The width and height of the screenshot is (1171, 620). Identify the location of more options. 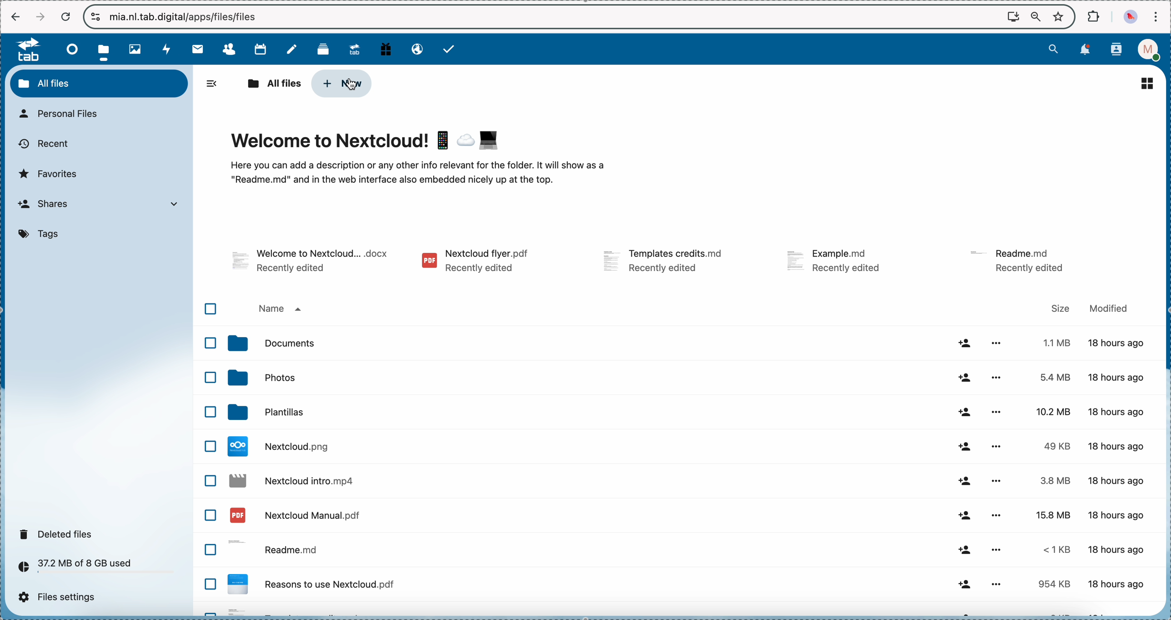
(995, 412).